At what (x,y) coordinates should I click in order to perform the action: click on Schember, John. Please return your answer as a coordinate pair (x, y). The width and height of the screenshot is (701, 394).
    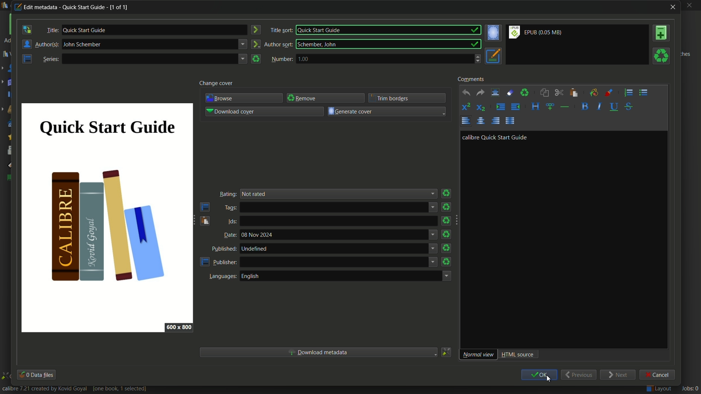
    Looking at the image, I should click on (388, 45).